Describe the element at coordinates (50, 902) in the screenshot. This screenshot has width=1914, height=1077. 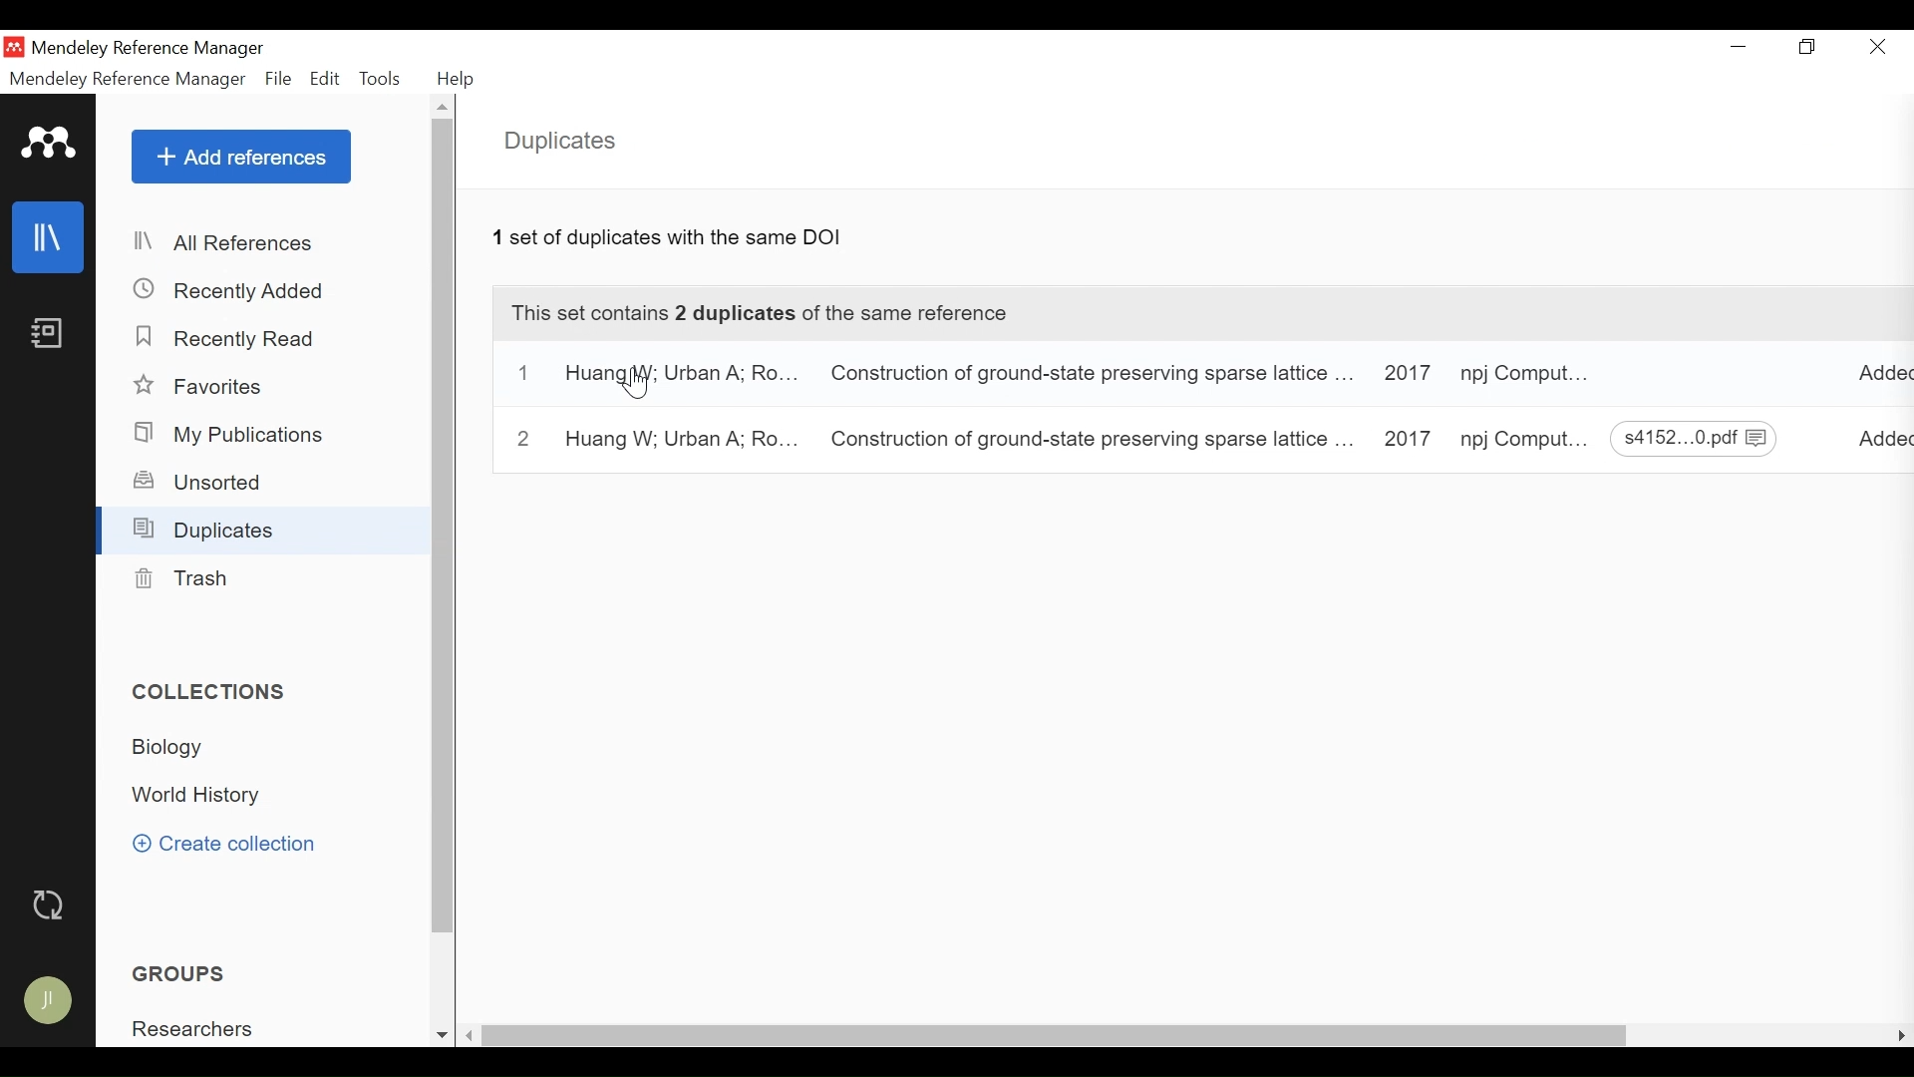
I see `Sync` at that location.